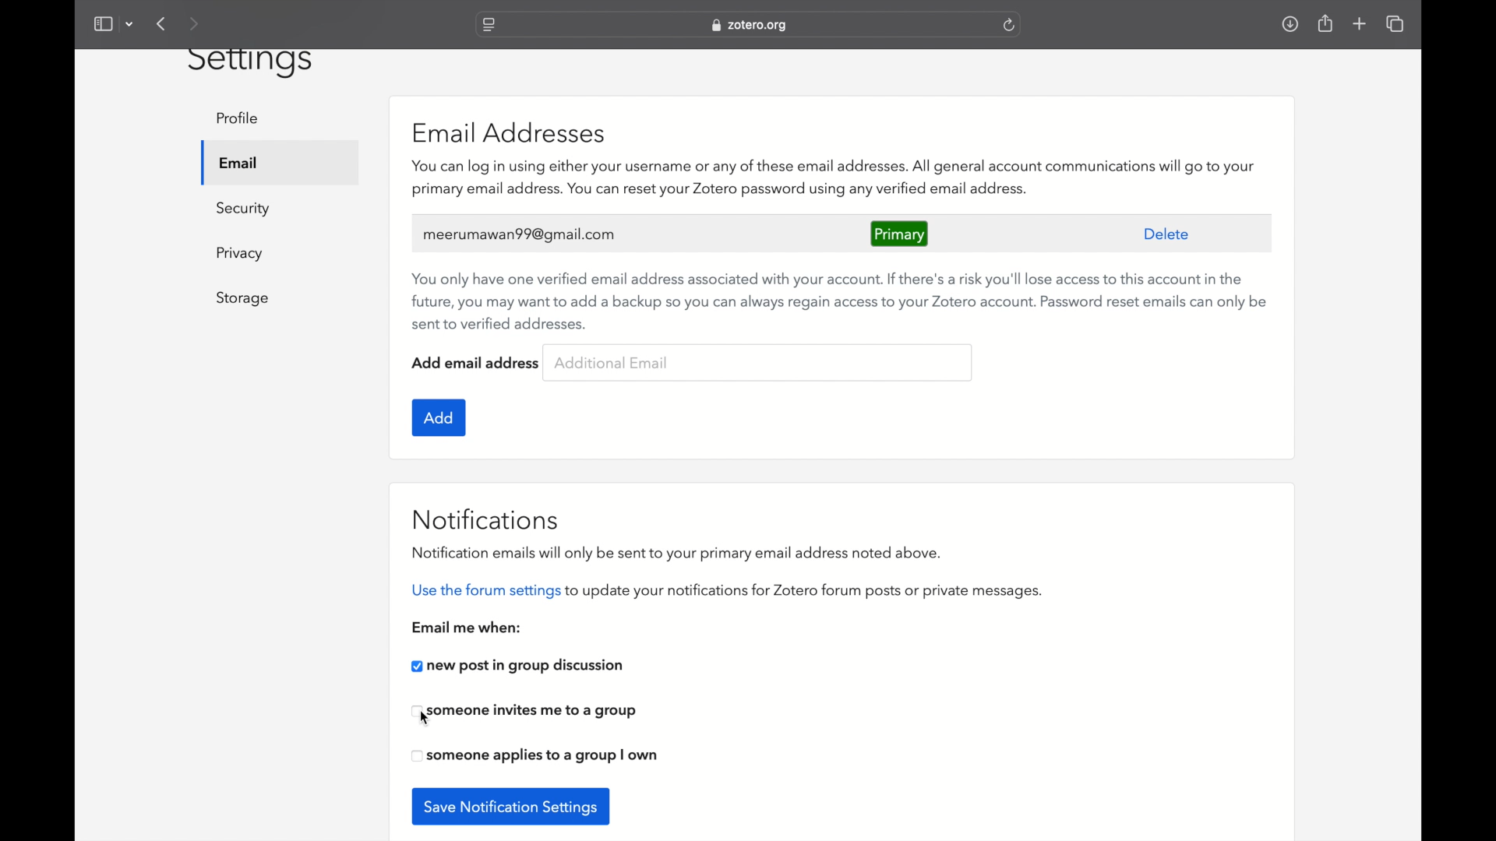 This screenshot has width=1496, height=841. Describe the element at coordinates (471, 363) in the screenshot. I see `add email address` at that location.